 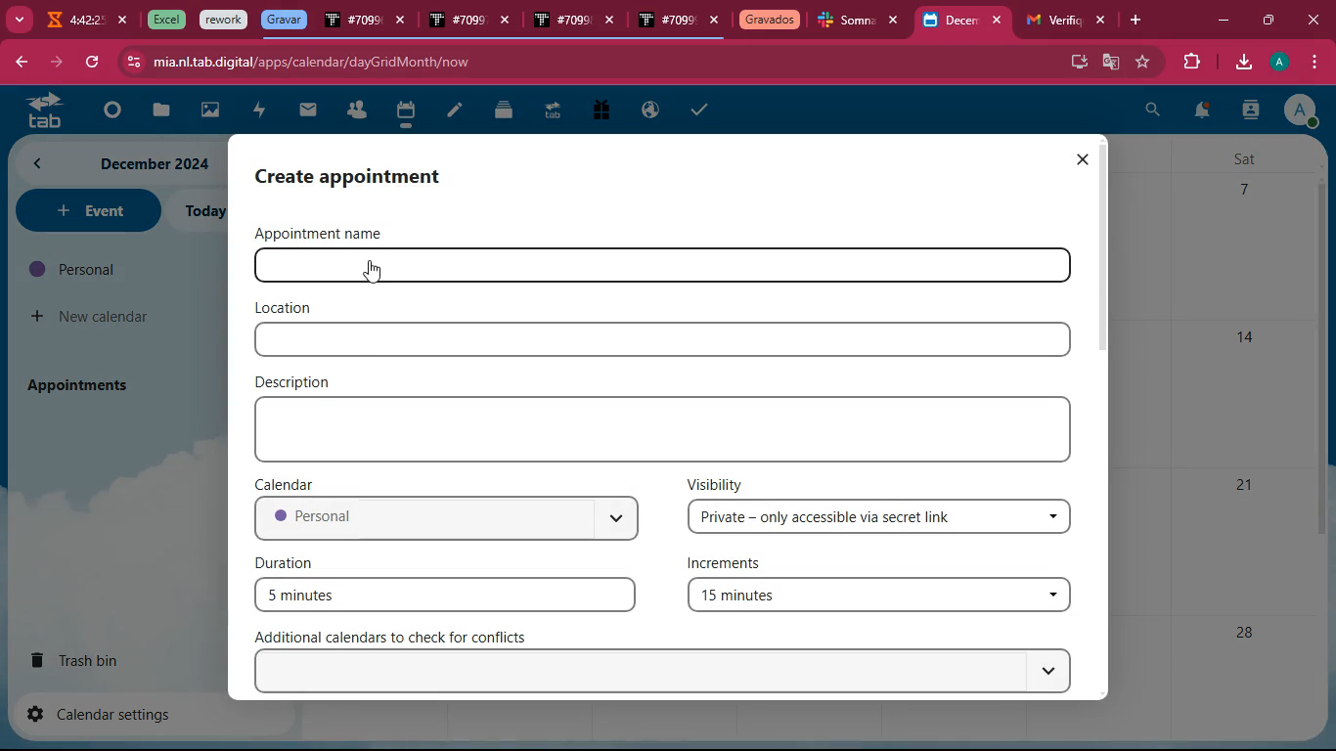 What do you see at coordinates (552, 113) in the screenshot?
I see `tab` at bounding box center [552, 113].